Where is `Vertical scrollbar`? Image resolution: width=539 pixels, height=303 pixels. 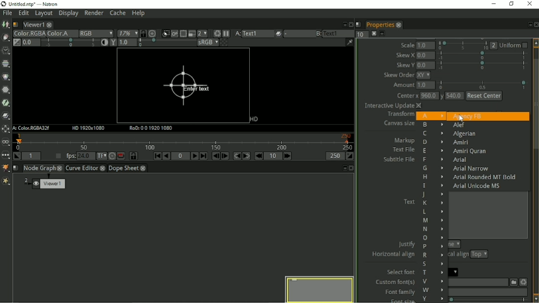
Vertical scrollbar is located at coordinates (536, 170).